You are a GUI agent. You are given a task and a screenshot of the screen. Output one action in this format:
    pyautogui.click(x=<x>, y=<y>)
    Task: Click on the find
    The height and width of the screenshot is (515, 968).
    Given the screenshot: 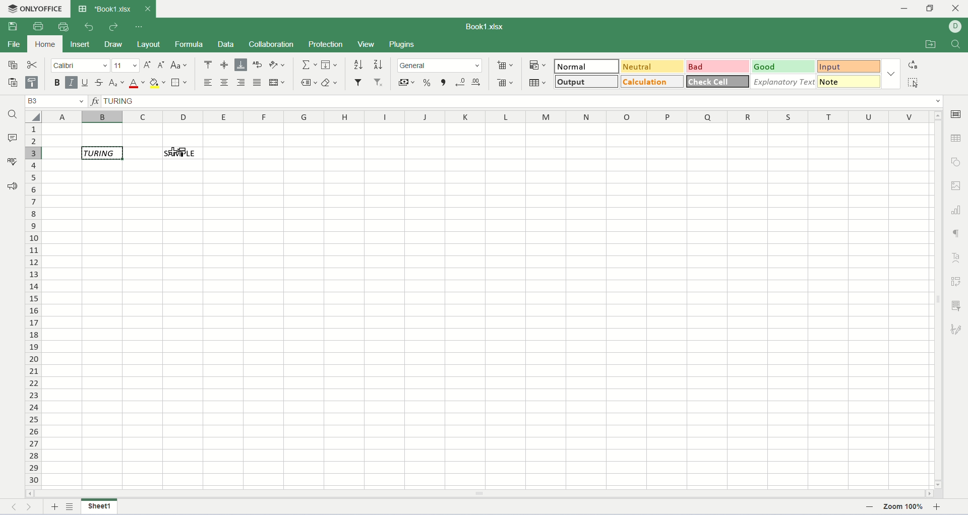 What is the action you would take?
    pyautogui.click(x=956, y=44)
    